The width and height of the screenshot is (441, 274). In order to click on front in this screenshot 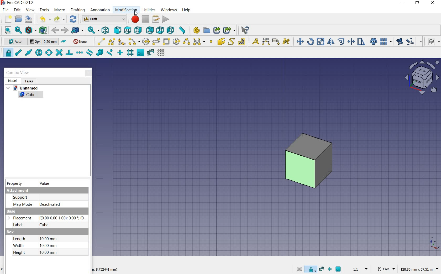, I will do `click(117, 30)`.